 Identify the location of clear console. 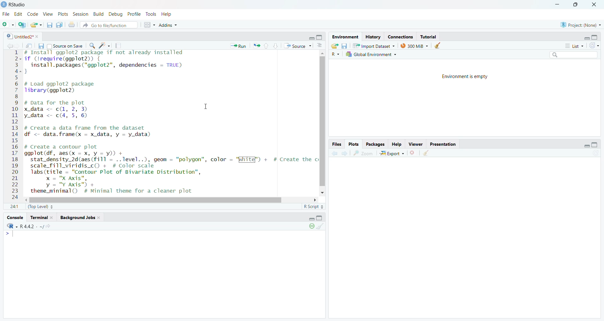
(320, 227).